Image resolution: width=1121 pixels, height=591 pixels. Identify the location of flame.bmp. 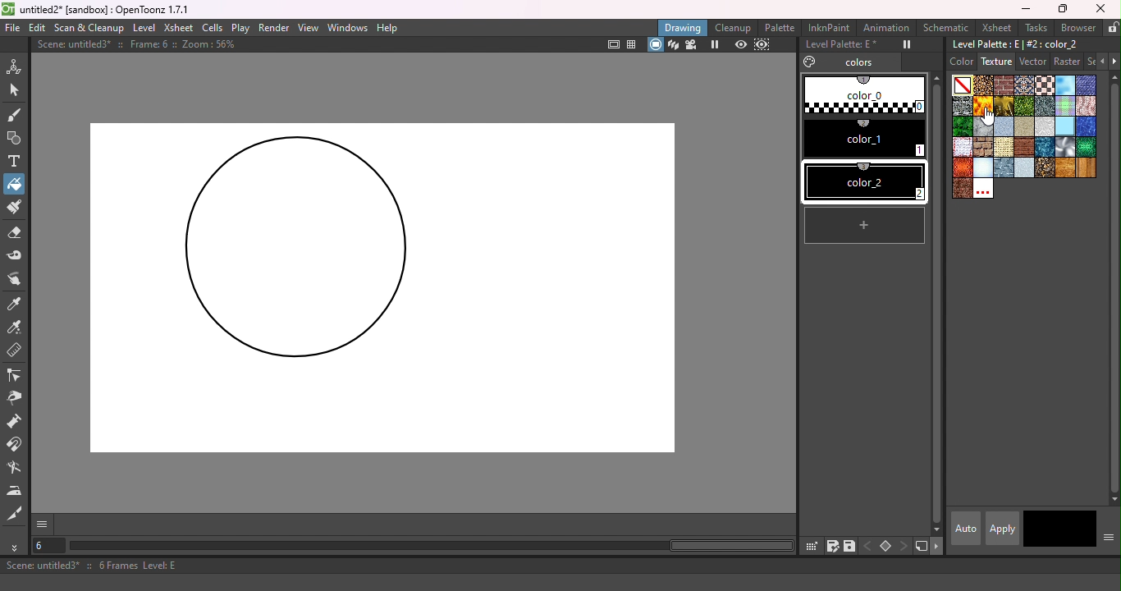
(983, 106).